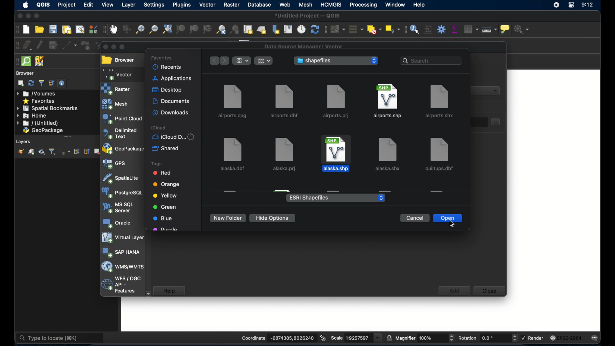 The height and width of the screenshot is (346, 615). Describe the element at coordinates (307, 46) in the screenshot. I see `Data Source manager Vector` at that location.